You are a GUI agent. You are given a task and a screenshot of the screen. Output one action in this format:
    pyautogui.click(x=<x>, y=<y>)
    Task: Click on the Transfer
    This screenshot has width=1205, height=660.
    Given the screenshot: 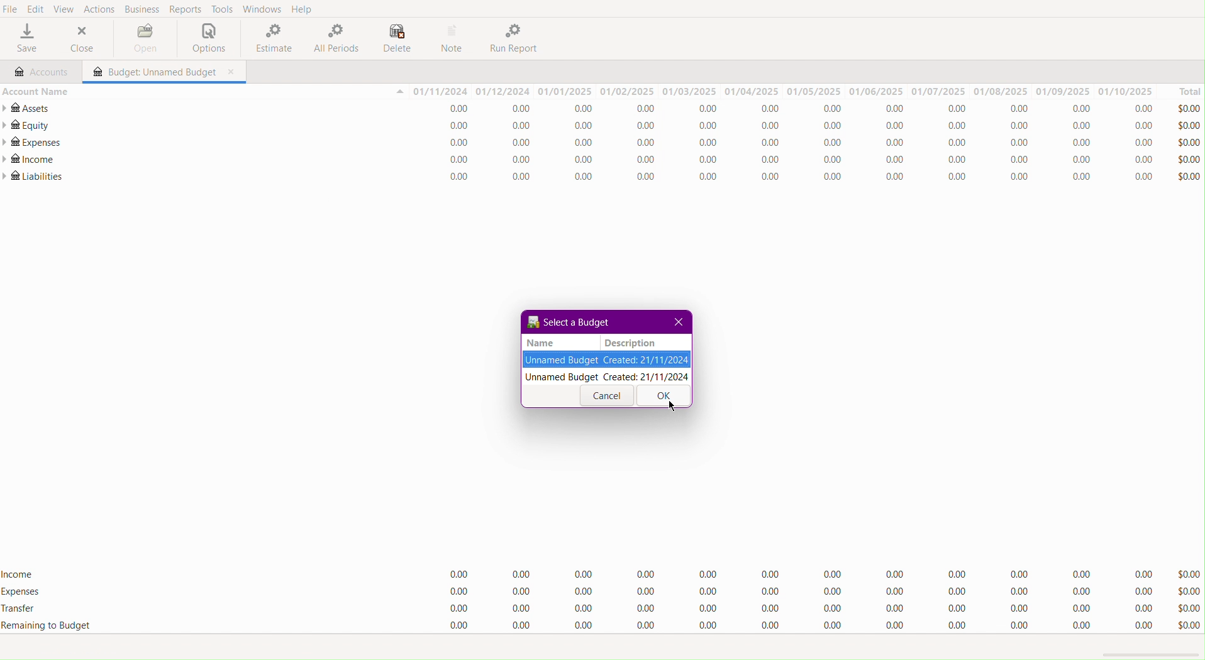 What is the action you would take?
    pyautogui.click(x=26, y=610)
    